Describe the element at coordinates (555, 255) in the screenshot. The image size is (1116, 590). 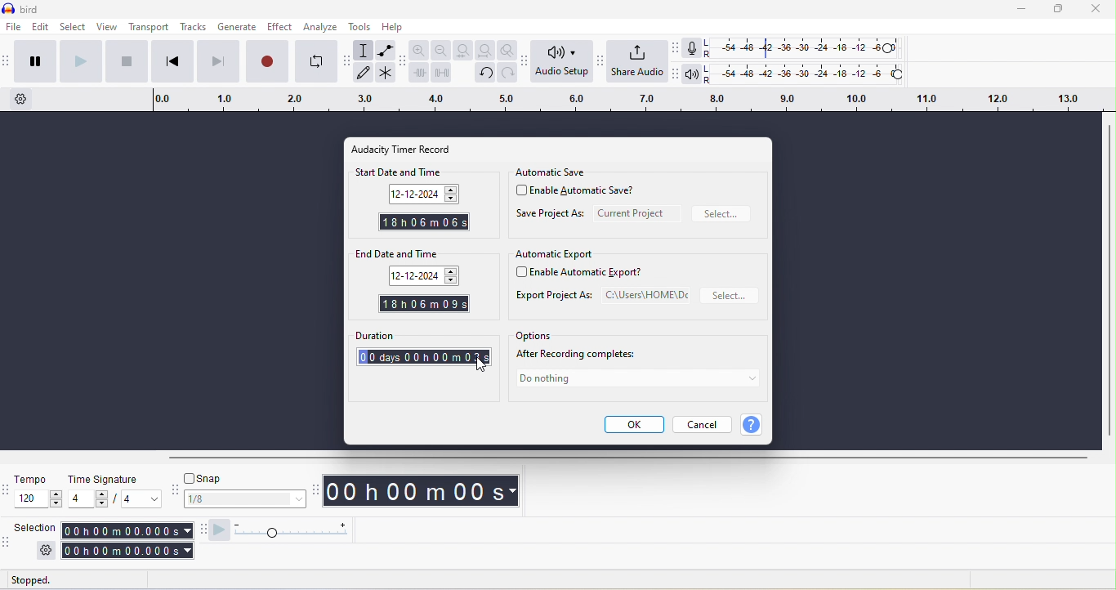
I see `automatic export` at that location.